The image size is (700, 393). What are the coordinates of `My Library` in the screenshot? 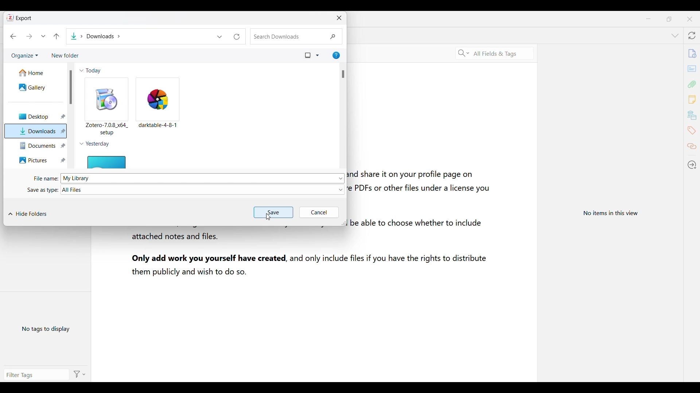 It's located at (203, 176).